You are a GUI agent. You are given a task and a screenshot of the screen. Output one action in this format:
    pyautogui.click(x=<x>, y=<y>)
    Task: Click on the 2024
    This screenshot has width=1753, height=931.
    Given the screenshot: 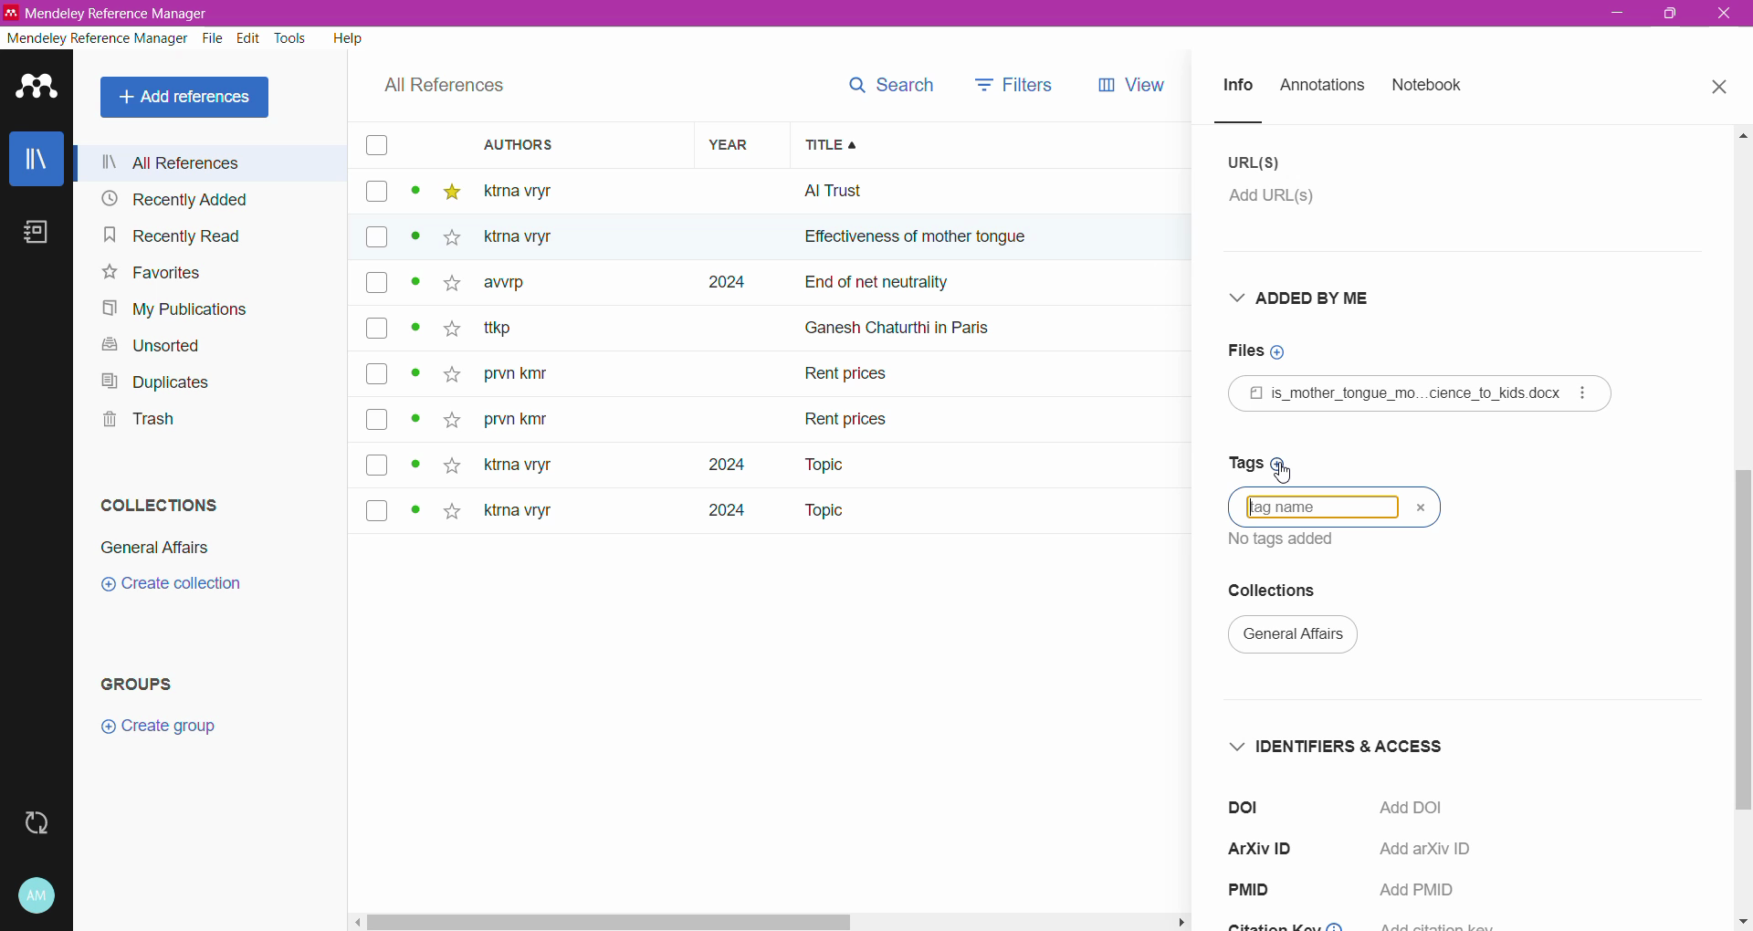 What is the action you would take?
    pyautogui.click(x=710, y=465)
    